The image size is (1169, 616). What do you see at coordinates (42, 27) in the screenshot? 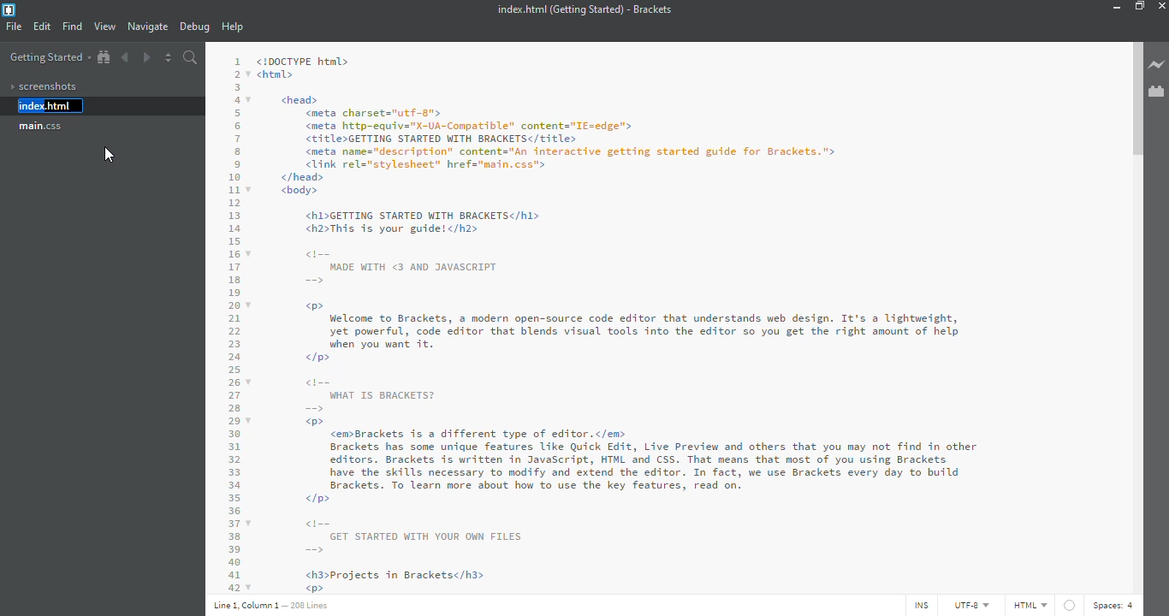
I see `edit` at bounding box center [42, 27].